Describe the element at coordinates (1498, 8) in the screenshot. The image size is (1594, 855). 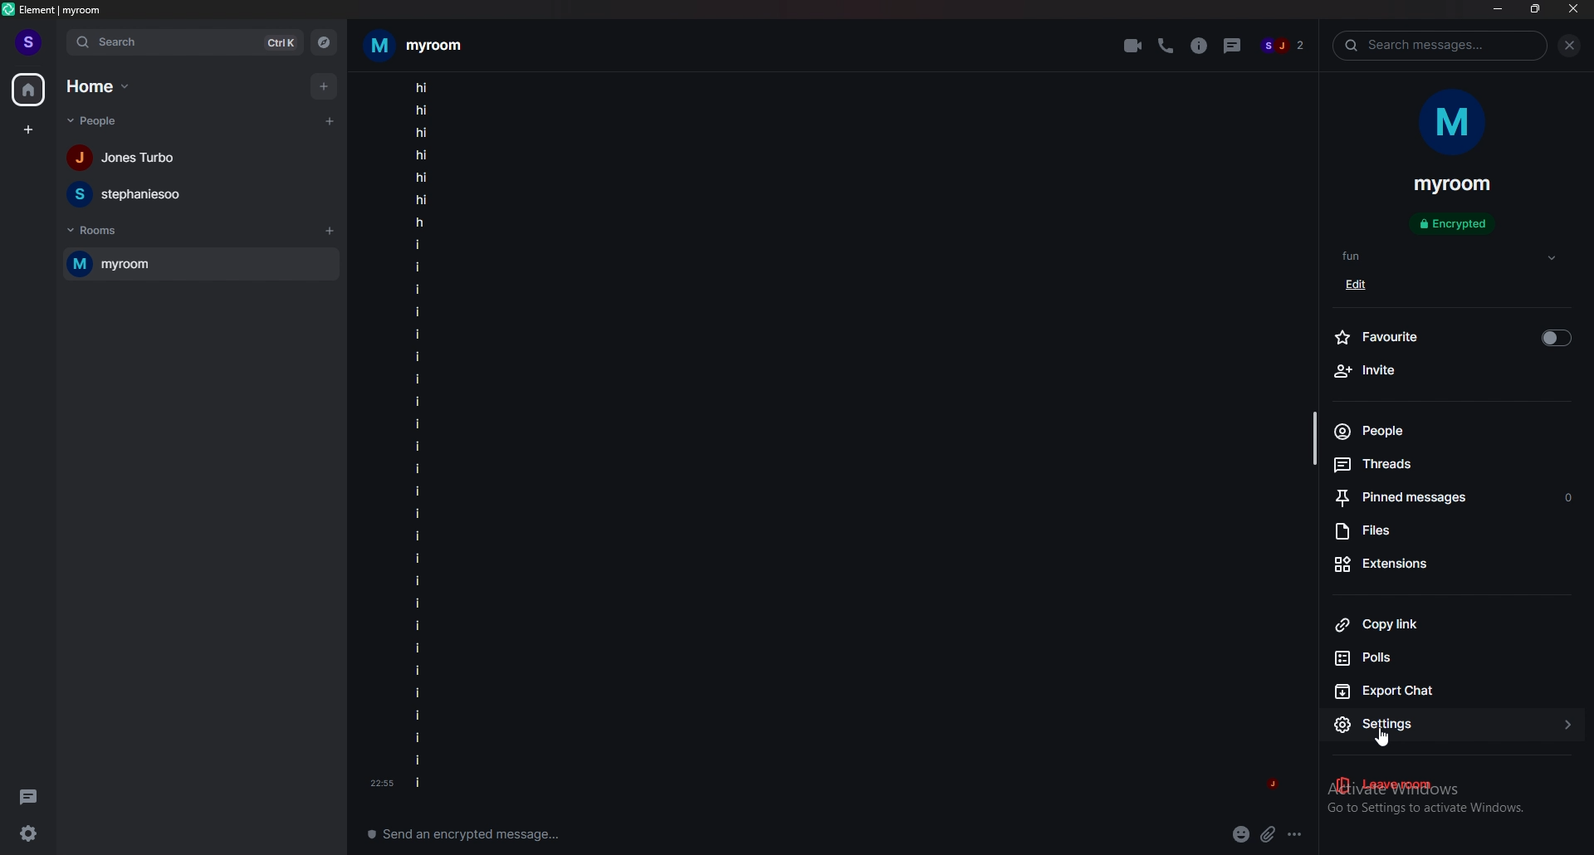
I see `minimize` at that location.